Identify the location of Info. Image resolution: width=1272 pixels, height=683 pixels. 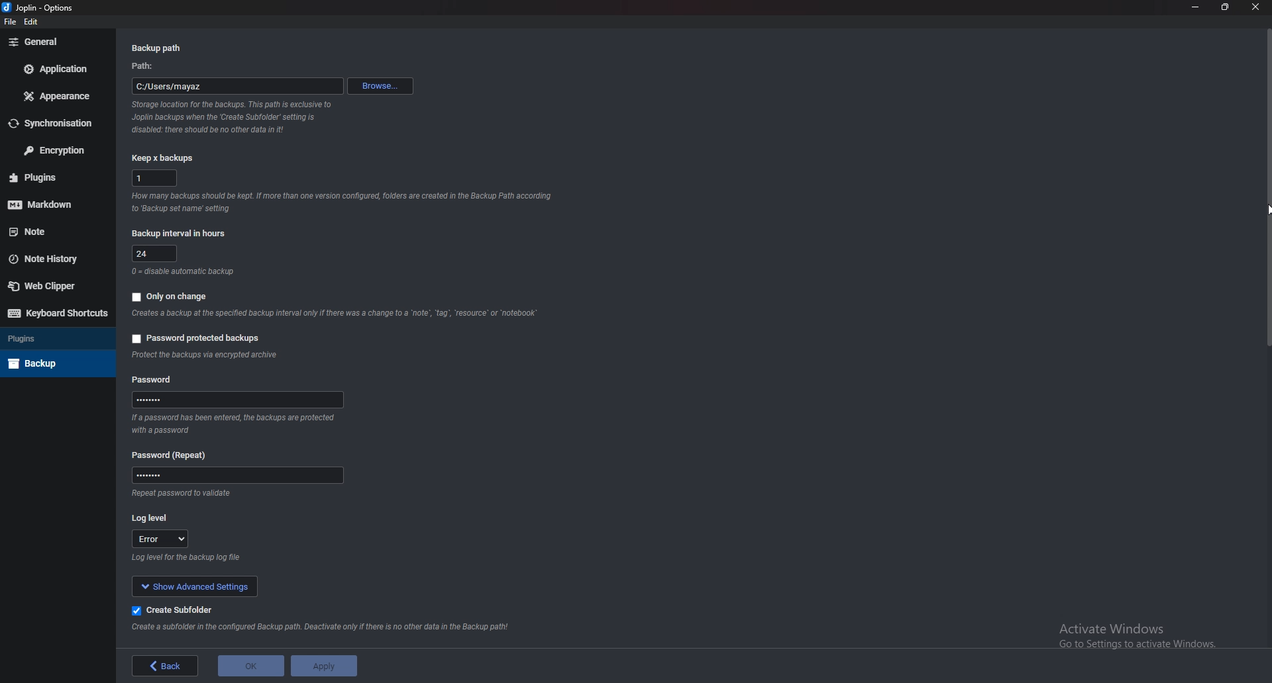
(333, 314).